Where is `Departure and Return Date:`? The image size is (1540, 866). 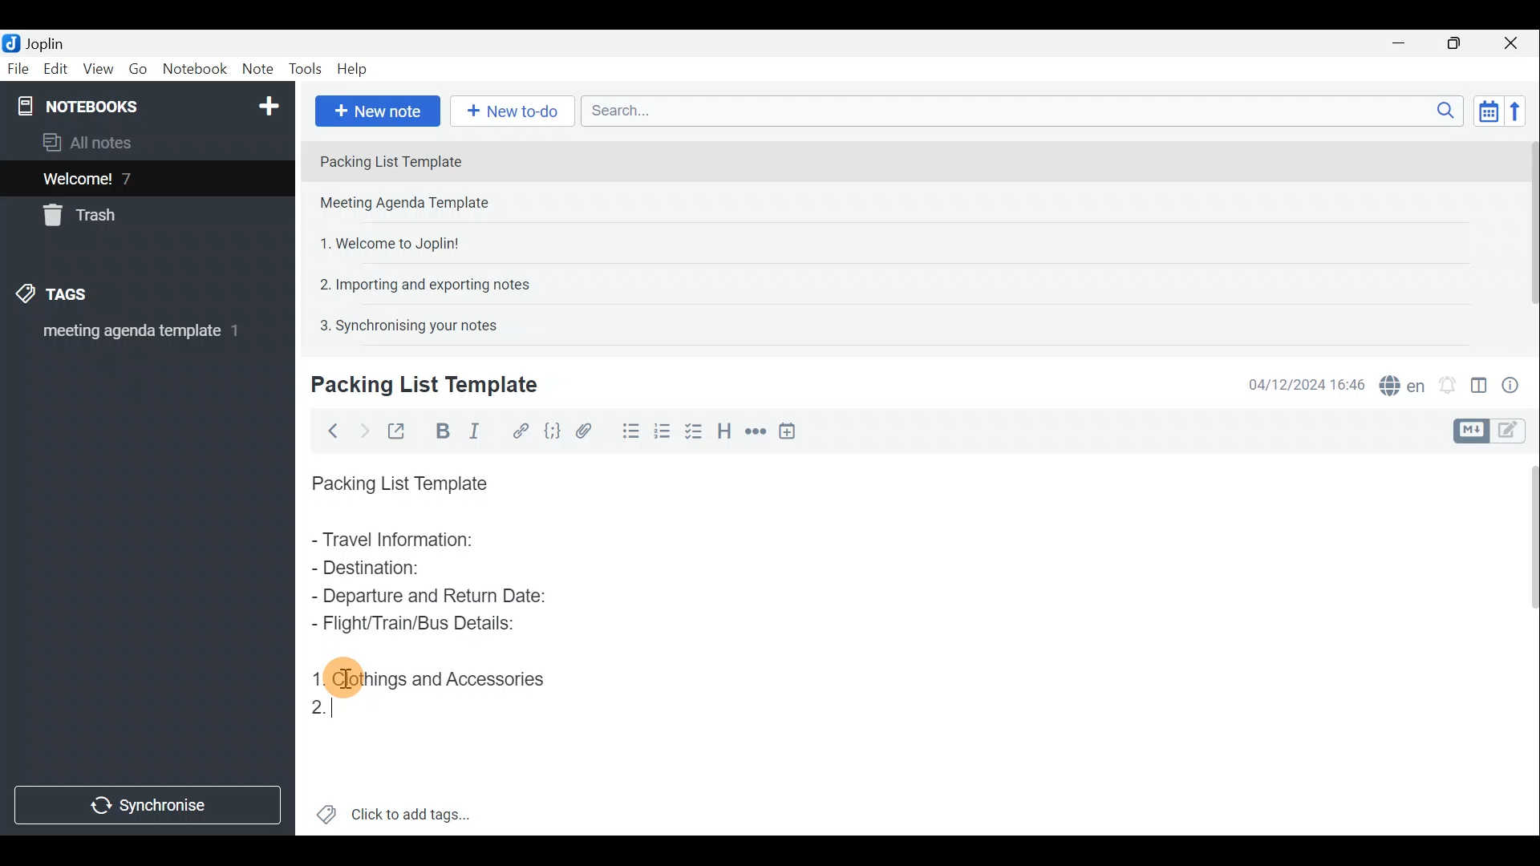
Departure and Return Date: is located at coordinates (429, 595).